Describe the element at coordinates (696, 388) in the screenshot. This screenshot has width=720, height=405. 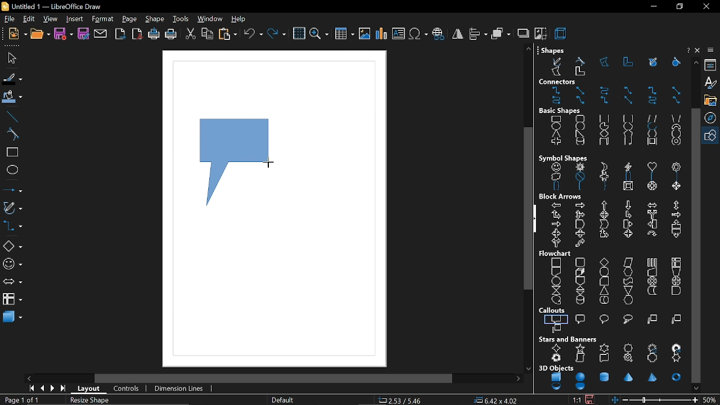
I see `move down` at that location.